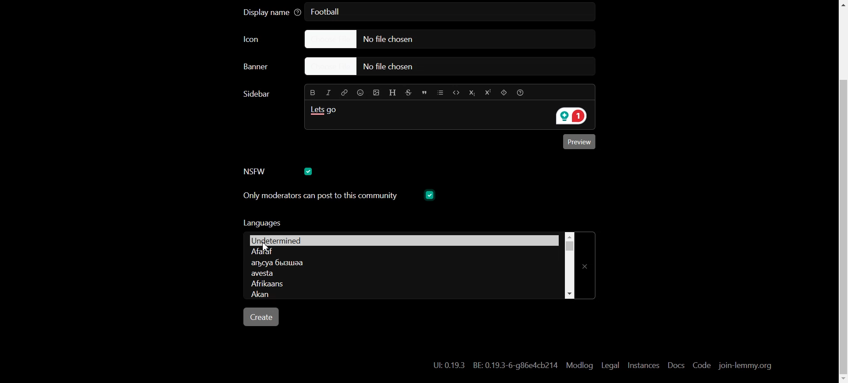 Image resolution: width=848 pixels, height=383 pixels. Describe the element at coordinates (496, 365) in the screenshot. I see `Text` at that location.